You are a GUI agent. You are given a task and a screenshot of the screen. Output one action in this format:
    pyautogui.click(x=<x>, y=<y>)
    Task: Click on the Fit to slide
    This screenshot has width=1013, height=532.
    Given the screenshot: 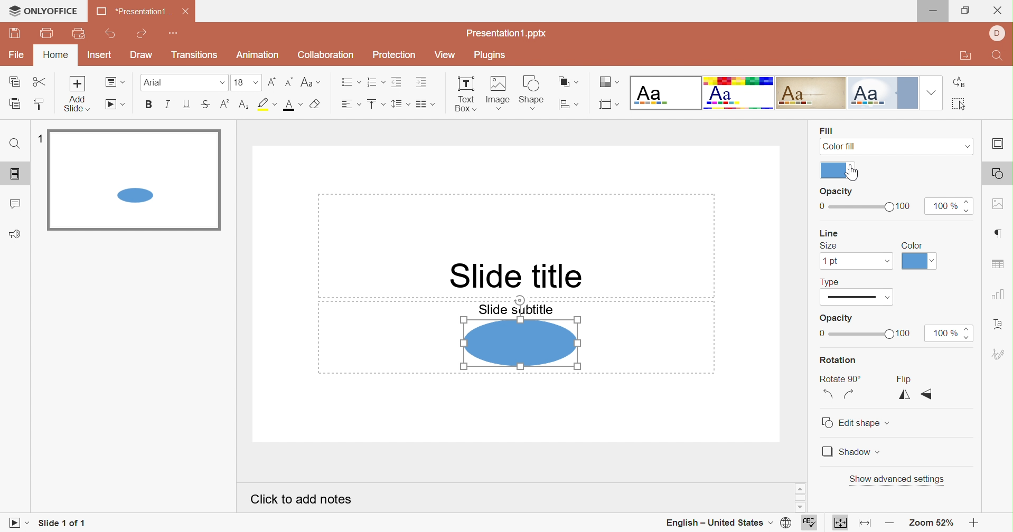 What is the action you would take?
    pyautogui.click(x=841, y=523)
    